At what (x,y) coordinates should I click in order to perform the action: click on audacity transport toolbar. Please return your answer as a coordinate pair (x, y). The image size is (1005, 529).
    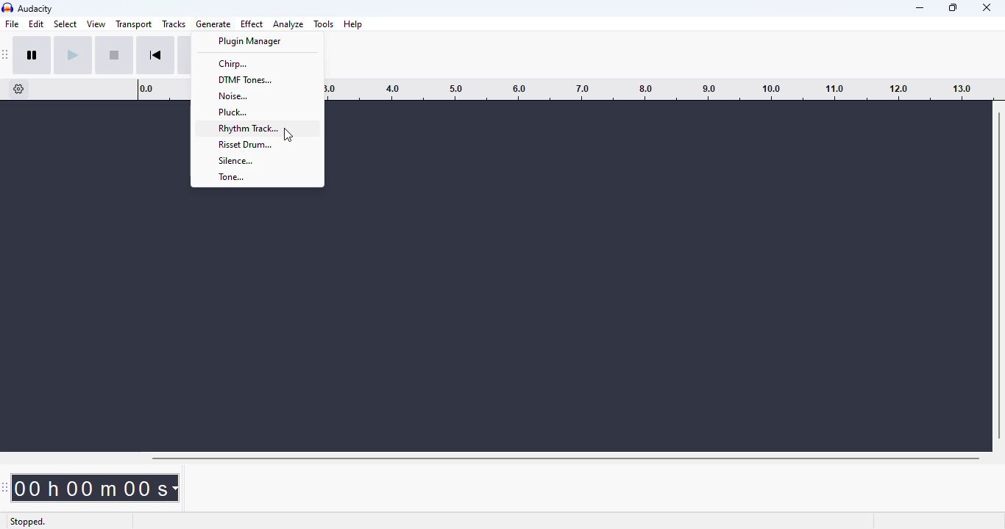
    Looking at the image, I should click on (6, 55).